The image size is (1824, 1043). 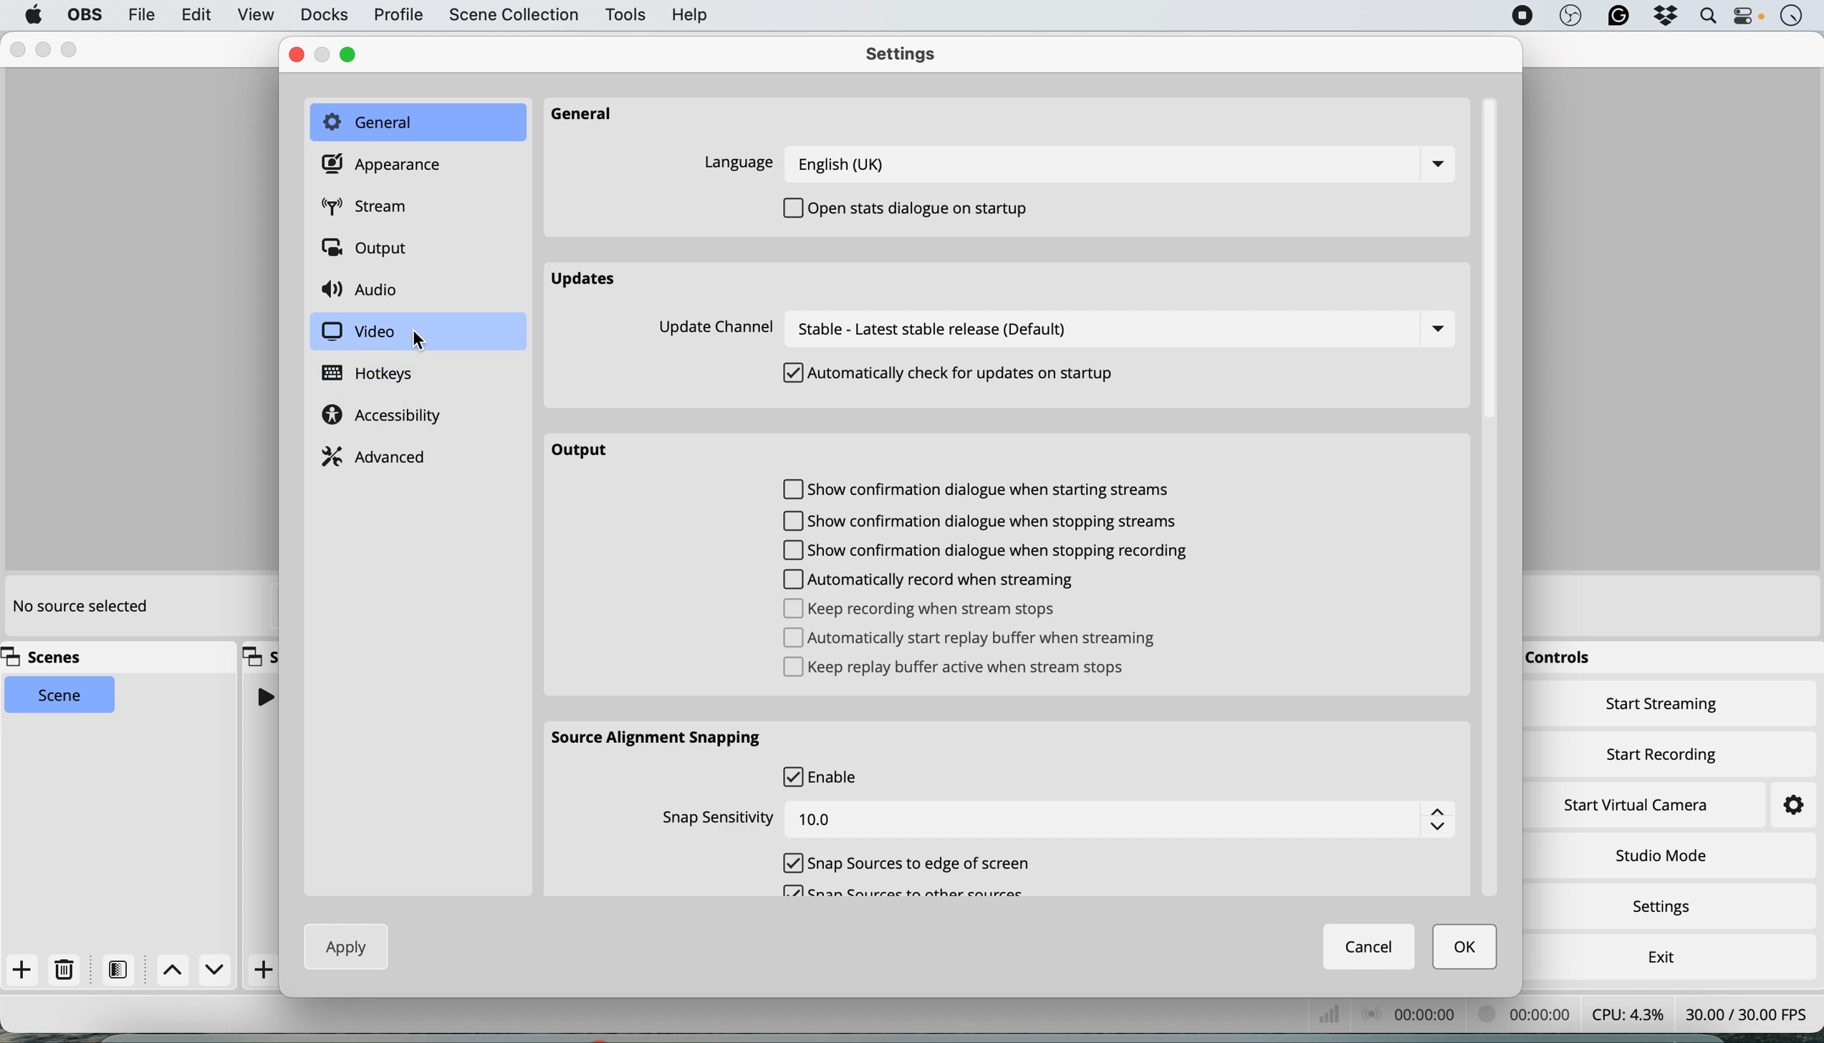 What do you see at coordinates (1666, 18) in the screenshot?
I see `dropbox` at bounding box center [1666, 18].